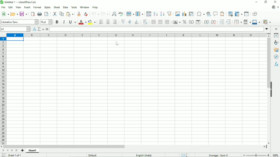  What do you see at coordinates (267, 29) in the screenshot?
I see `Expand formula bar` at bounding box center [267, 29].